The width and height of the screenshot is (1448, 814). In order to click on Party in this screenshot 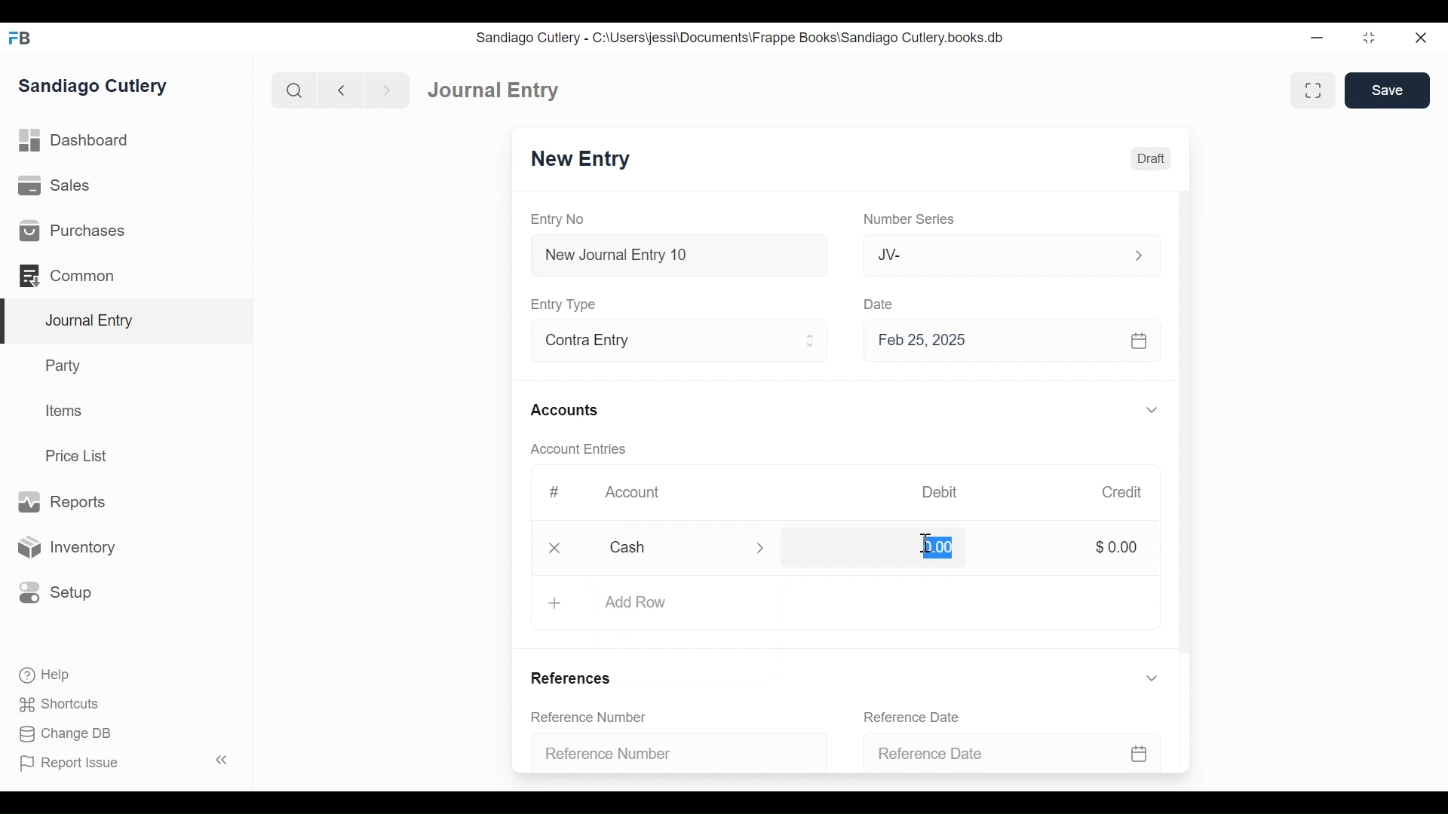, I will do `click(61, 366)`.